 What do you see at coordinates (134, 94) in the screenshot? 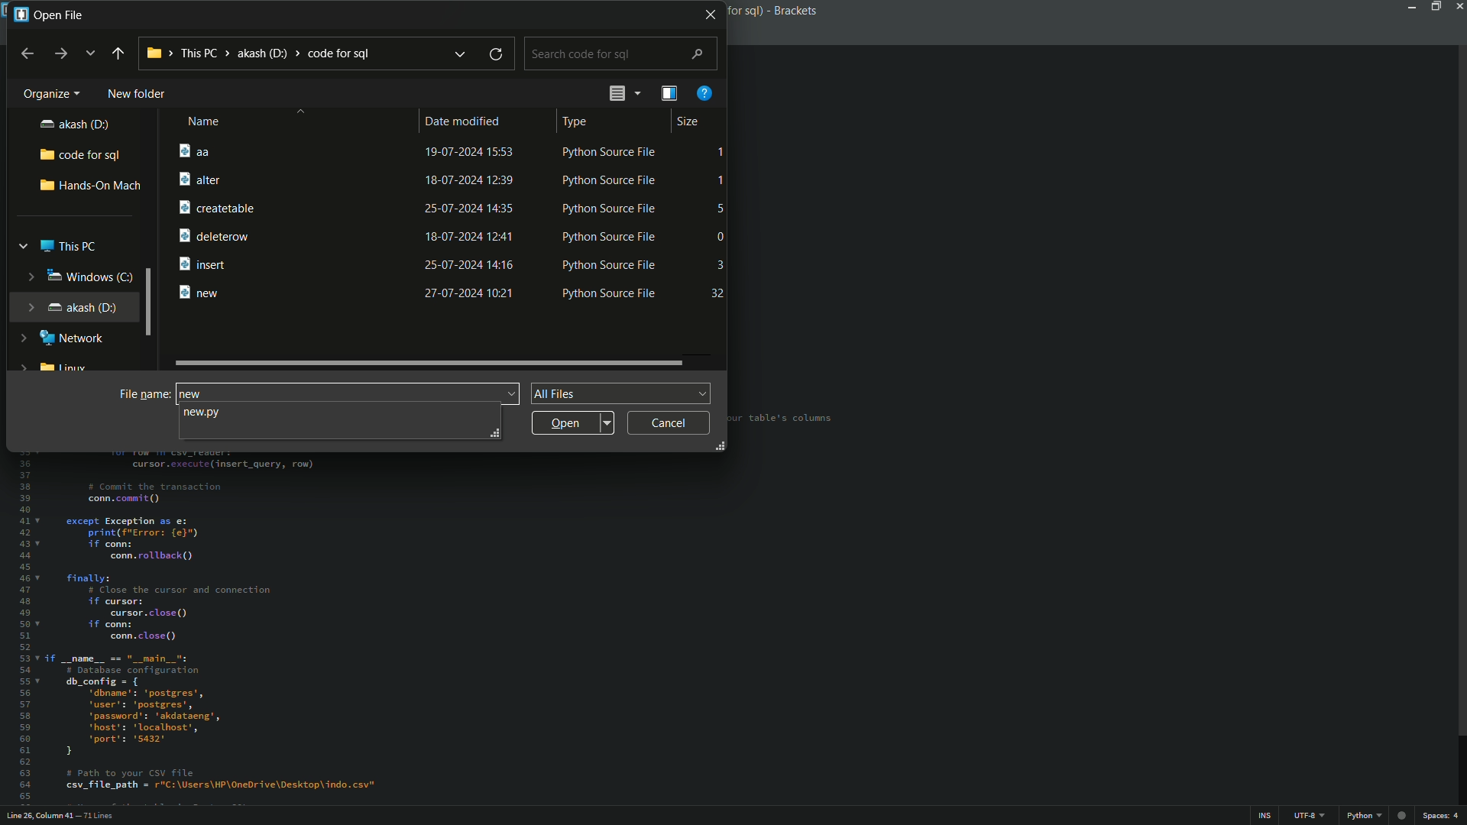
I see `new folder` at bounding box center [134, 94].